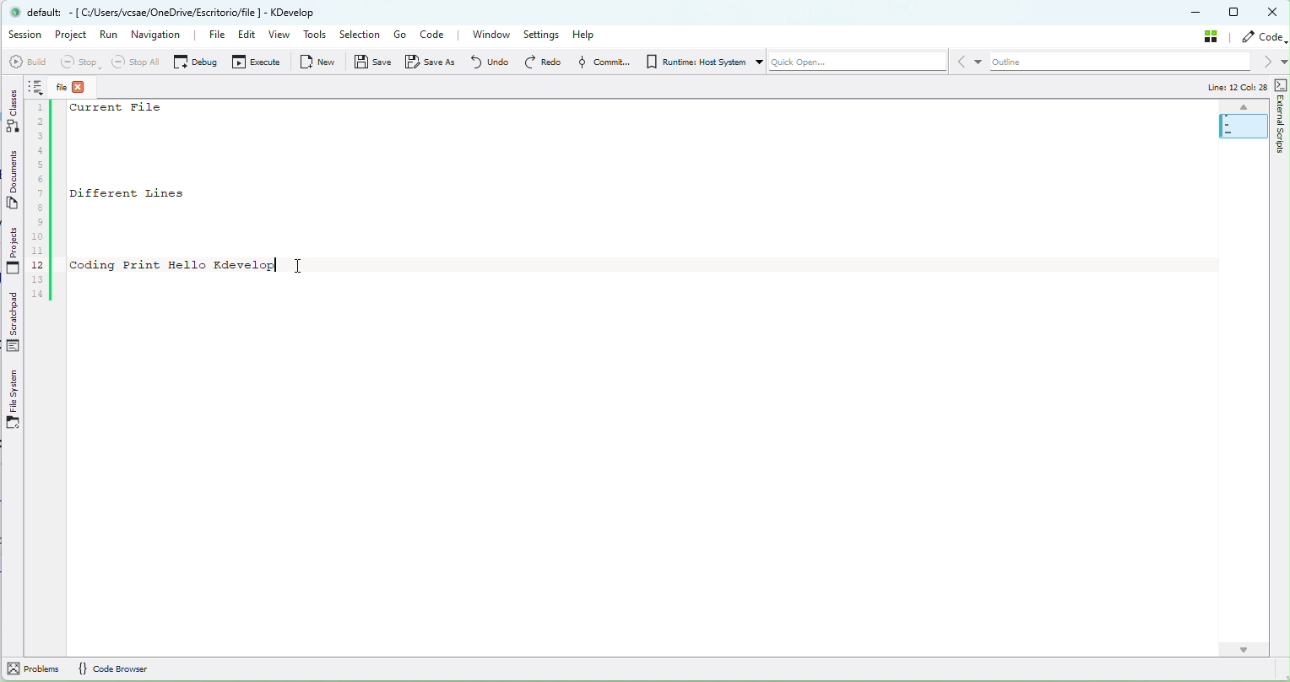  What do you see at coordinates (589, 34) in the screenshot?
I see `Help` at bounding box center [589, 34].